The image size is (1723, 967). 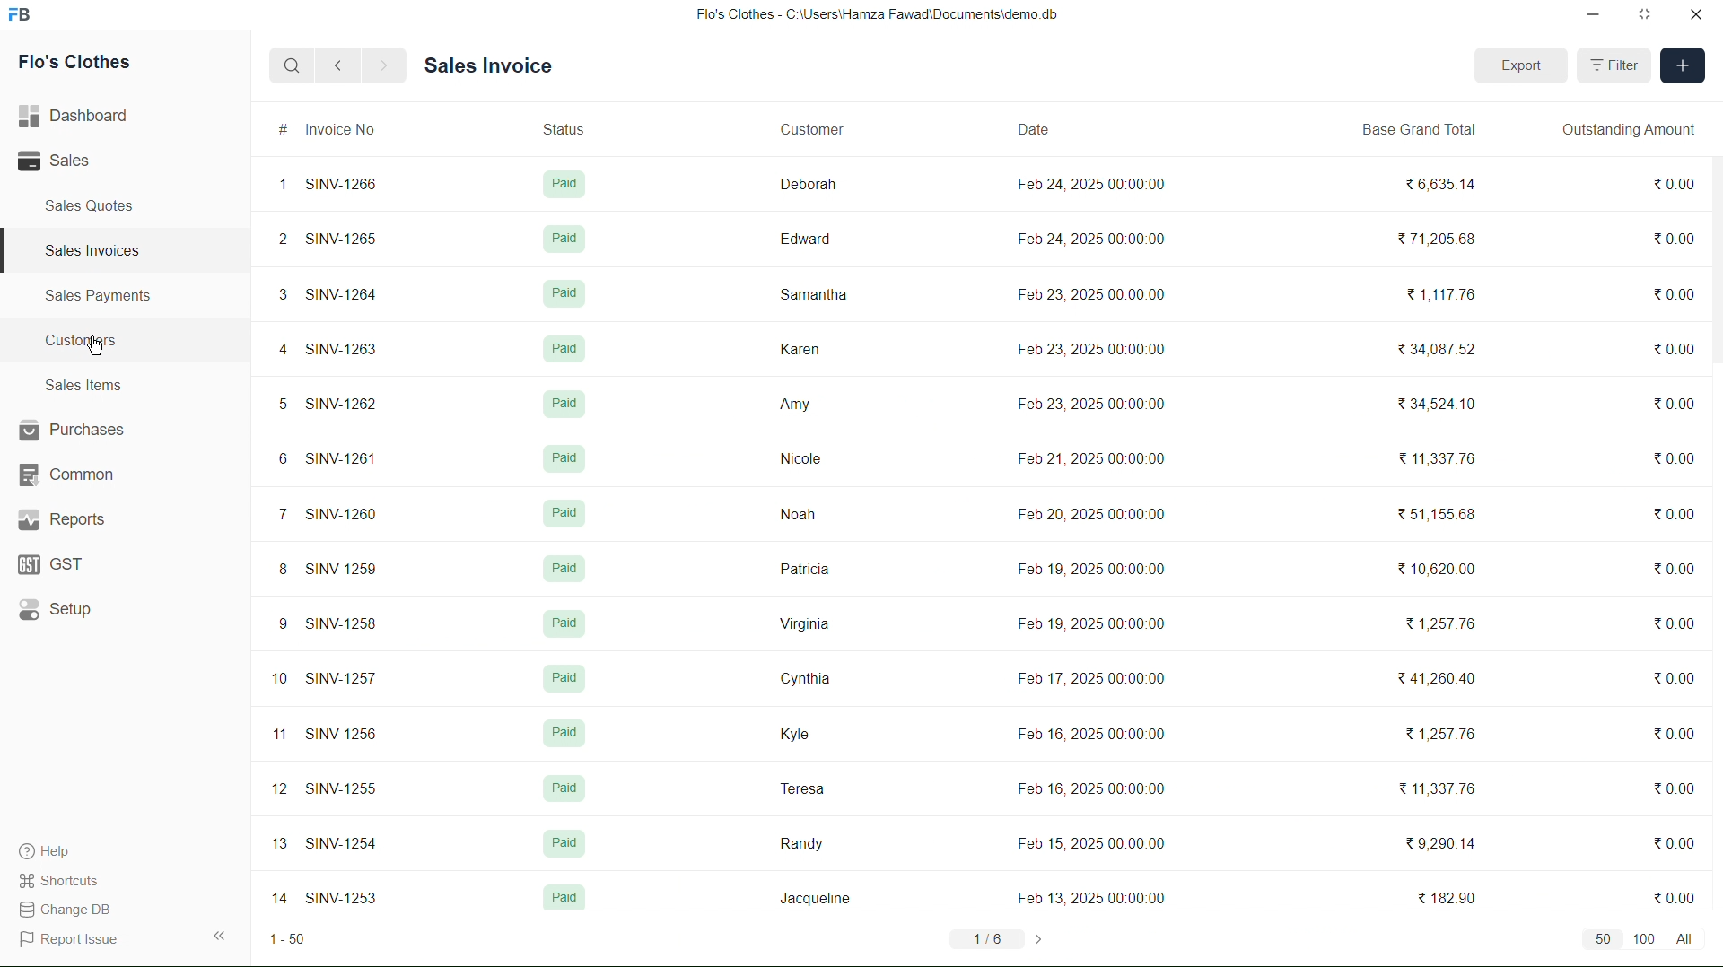 I want to click on Feb 20, 2025 00:00:00, so click(x=1098, y=514).